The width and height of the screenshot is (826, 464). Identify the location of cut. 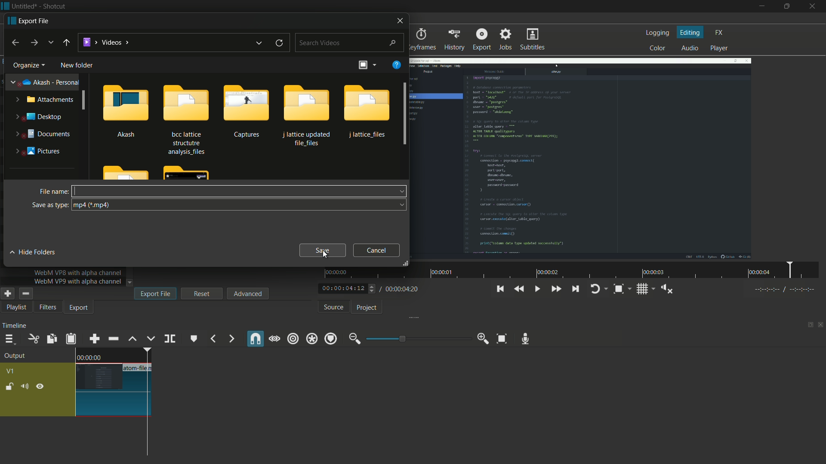
(33, 339).